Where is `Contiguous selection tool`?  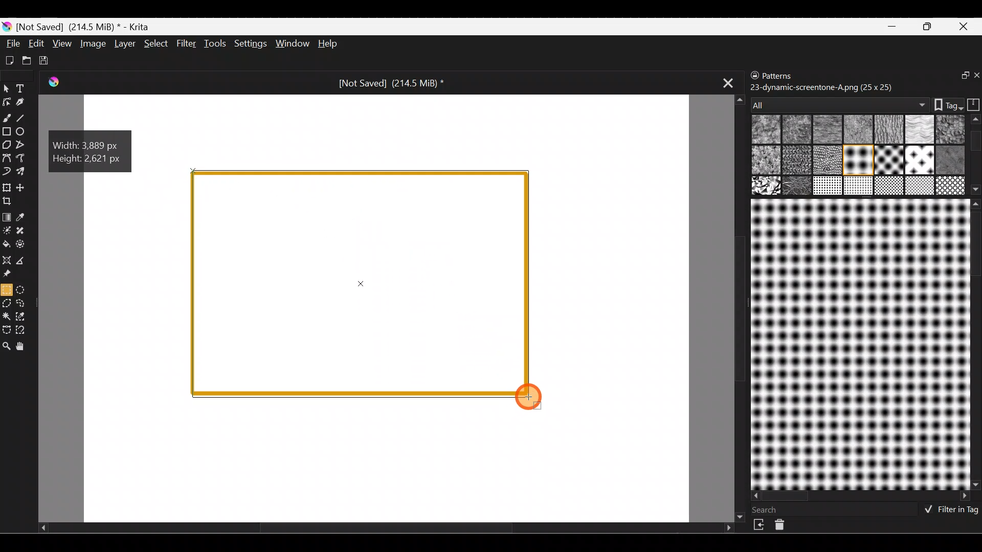
Contiguous selection tool is located at coordinates (7, 317).